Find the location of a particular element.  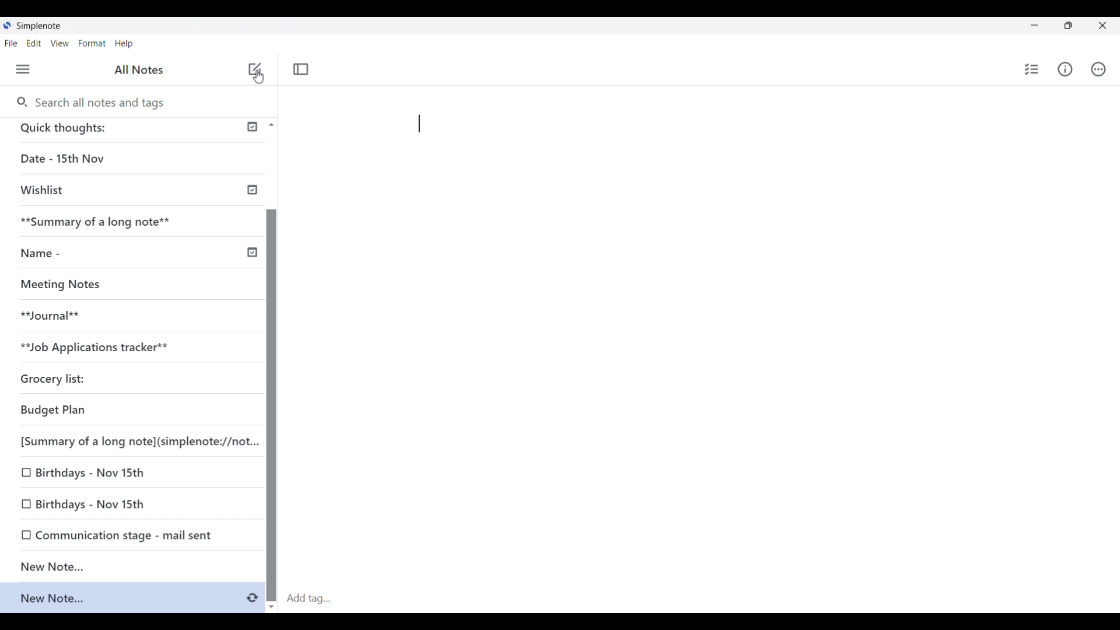

Insert checklist is located at coordinates (1032, 69).